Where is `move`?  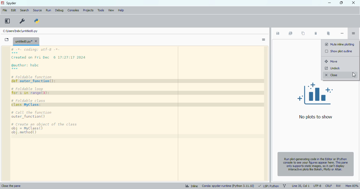
move is located at coordinates (332, 61).